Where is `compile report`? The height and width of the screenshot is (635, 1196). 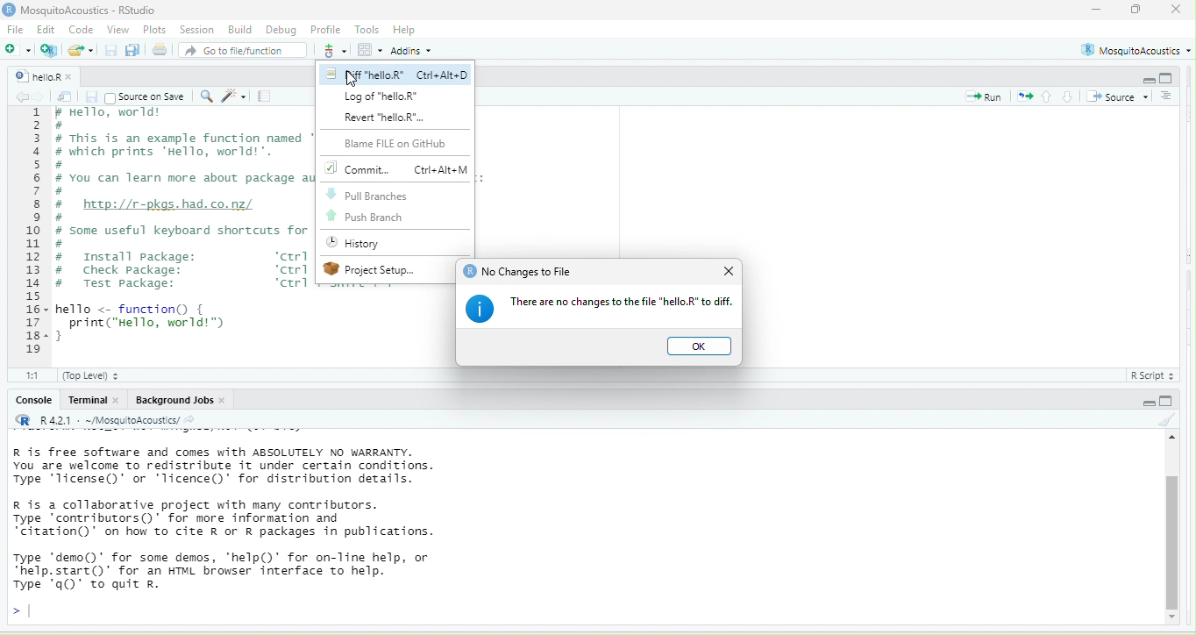 compile report is located at coordinates (265, 96).